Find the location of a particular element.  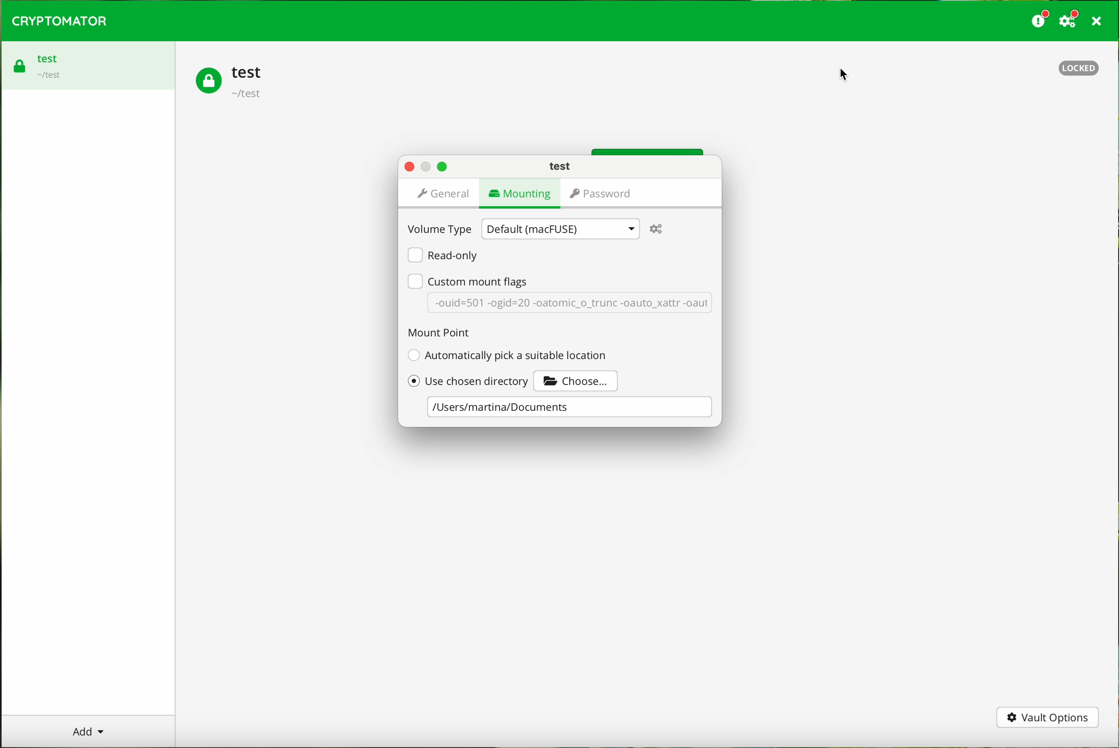

volume type is located at coordinates (440, 229).